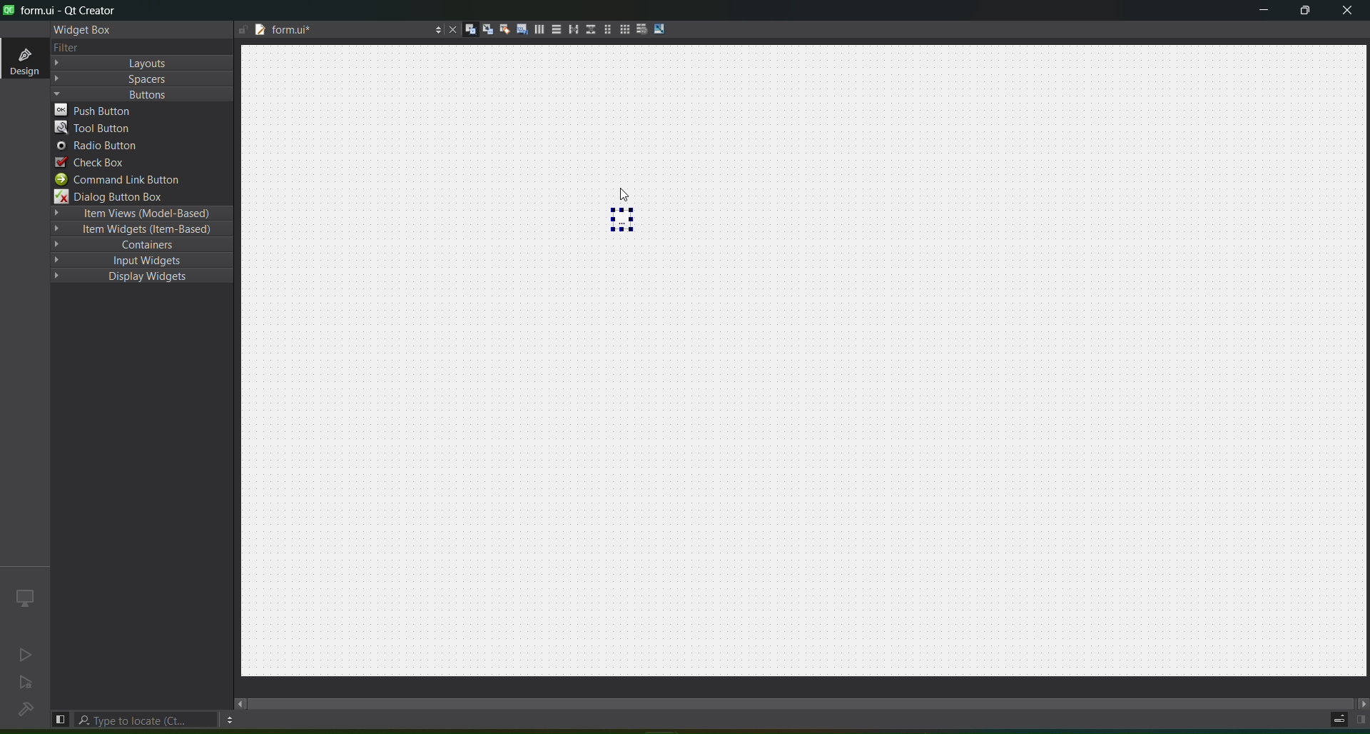 This screenshot has height=734, width=1370. What do you see at coordinates (519, 30) in the screenshot?
I see `edit tab order` at bounding box center [519, 30].